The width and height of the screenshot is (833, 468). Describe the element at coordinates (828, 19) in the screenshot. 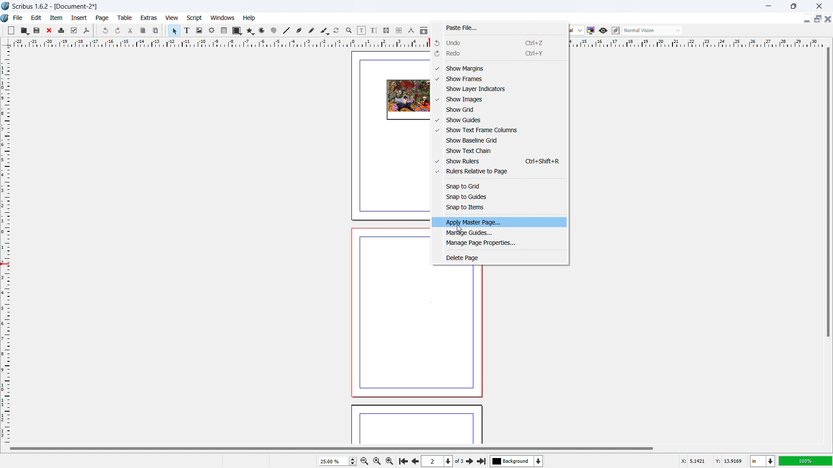

I see `close document` at that location.